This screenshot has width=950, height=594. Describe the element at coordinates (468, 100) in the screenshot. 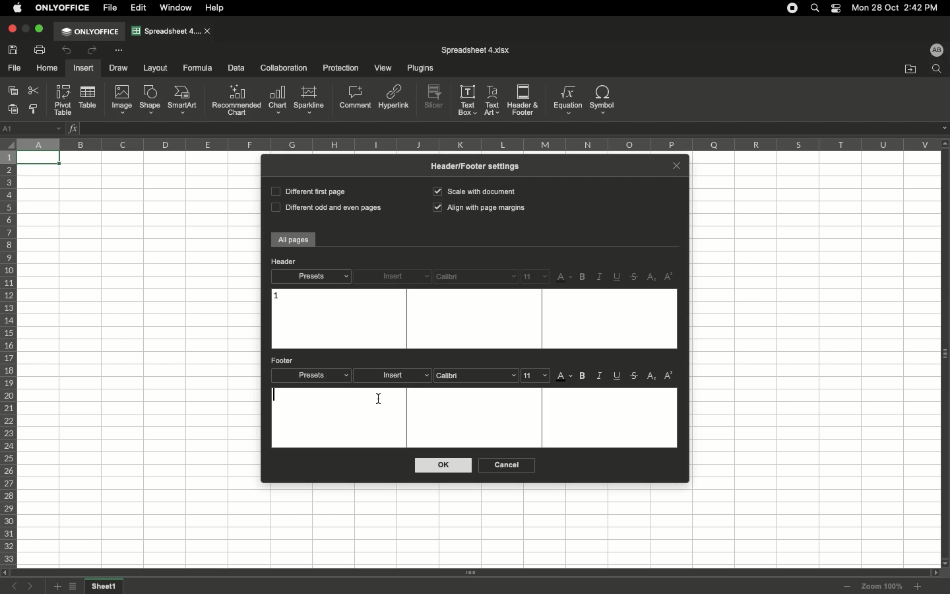

I see `Text box` at that location.